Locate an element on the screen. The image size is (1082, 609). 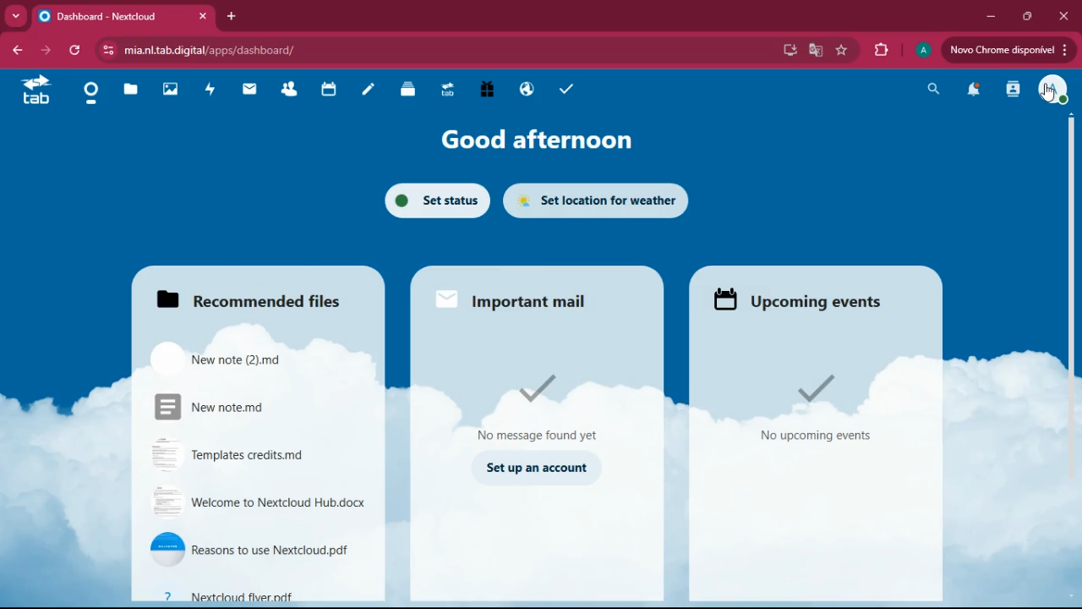
close is located at coordinates (1064, 17).